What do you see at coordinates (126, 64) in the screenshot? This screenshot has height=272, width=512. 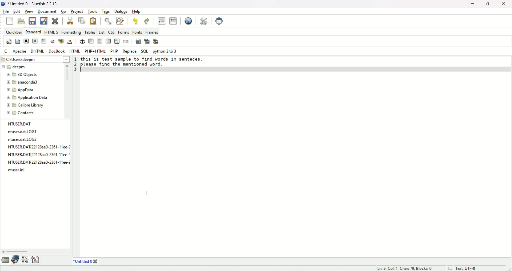 I see `please find the mentioned word` at bounding box center [126, 64].